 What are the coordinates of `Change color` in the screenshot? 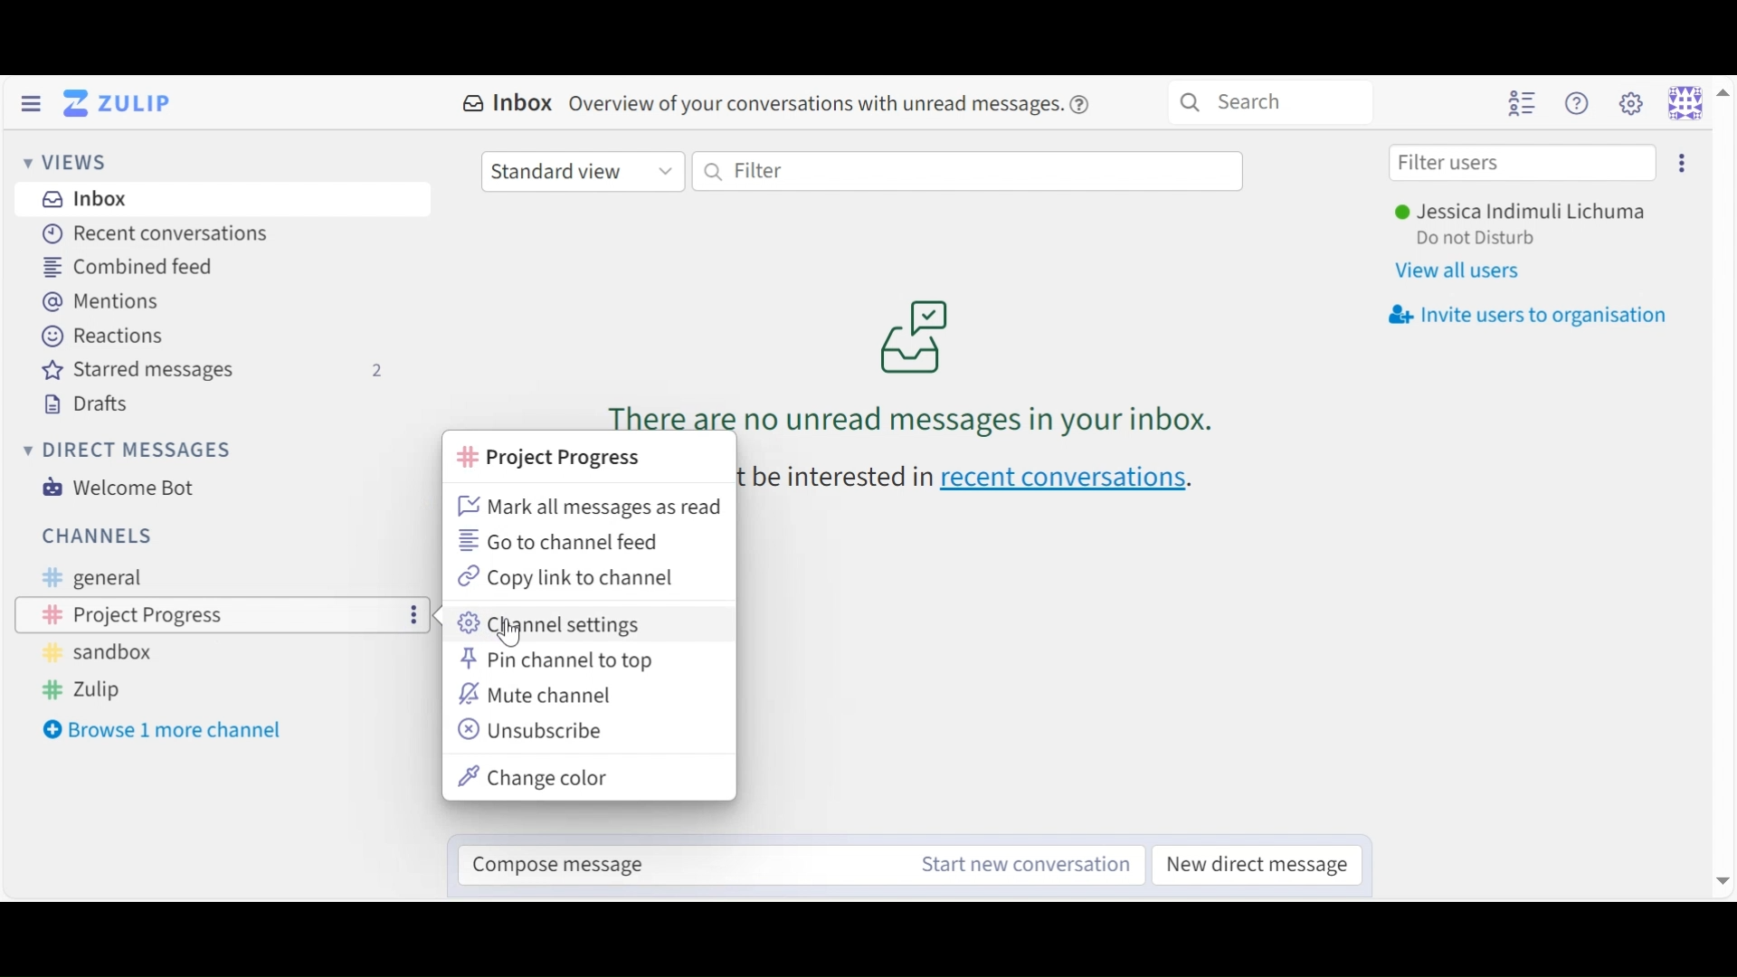 It's located at (534, 776).